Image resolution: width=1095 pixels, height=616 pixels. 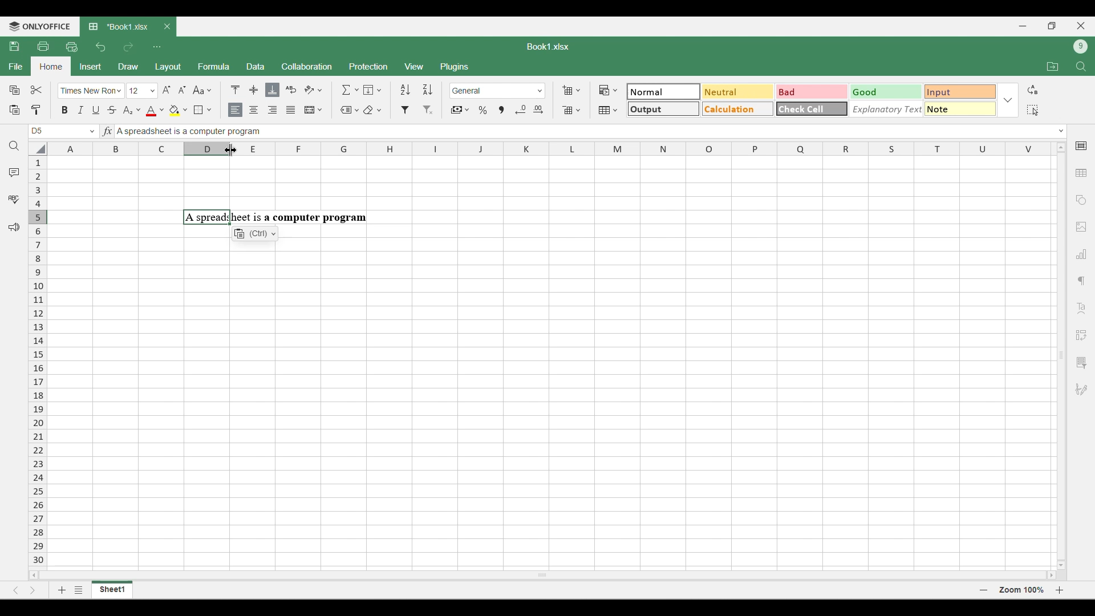 What do you see at coordinates (265, 132) in the screenshot?
I see `A spreadsheet is a computer program` at bounding box center [265, 132].